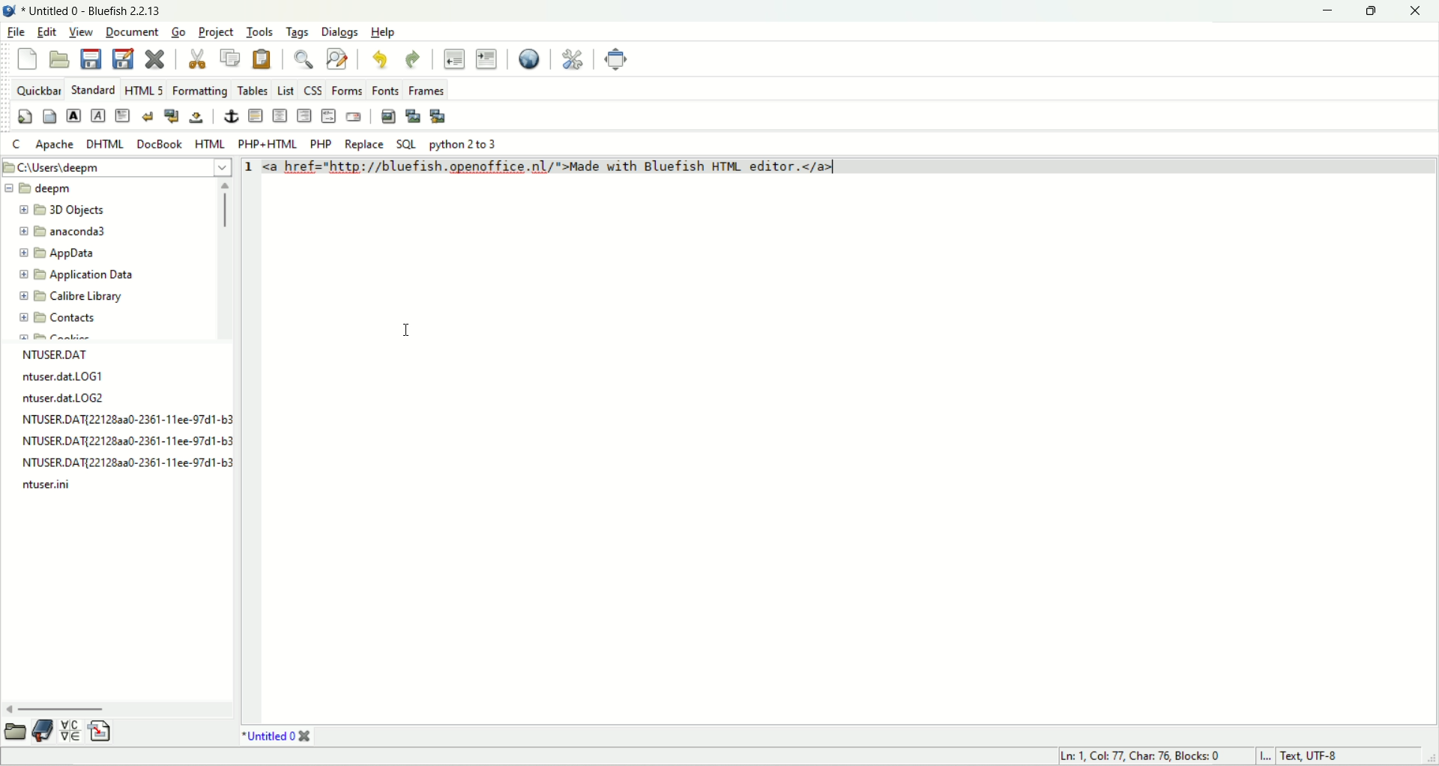 The height and width of the screenshot is (766, 1439). What do you see at coordinates (55, 321) in the screenshot?
I see `contacts` at bounding box center [55, 321].